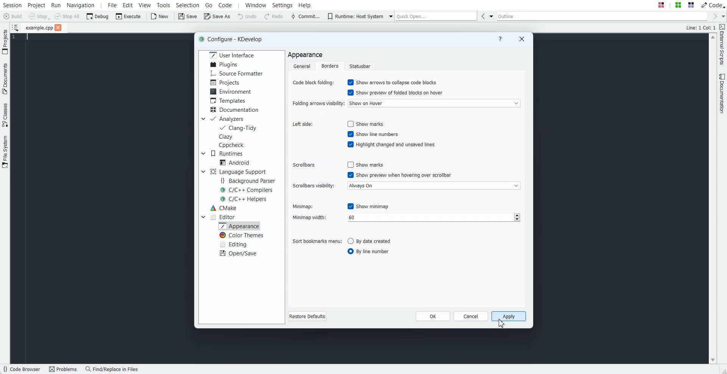 This screenshot has width=727, height=374. What do you see at coordinates (112, 369) in the screenshot?
I see `Find/Replace in Files` at bounding box center [112, 369].